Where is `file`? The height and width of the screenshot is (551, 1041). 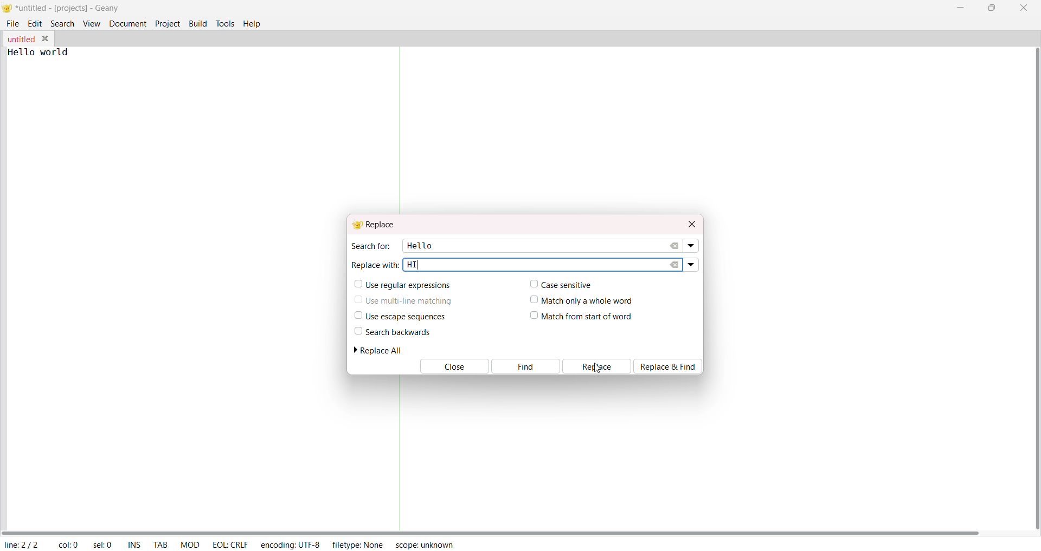
file is located at coordinates (14, 22).